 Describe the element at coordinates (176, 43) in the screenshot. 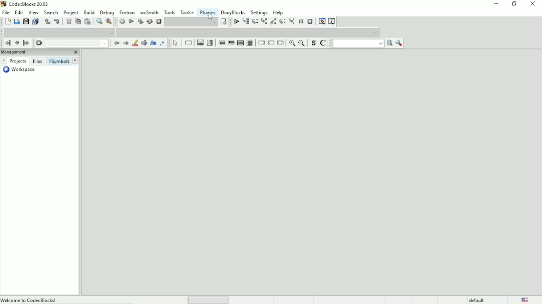

I see `Select` at that location.